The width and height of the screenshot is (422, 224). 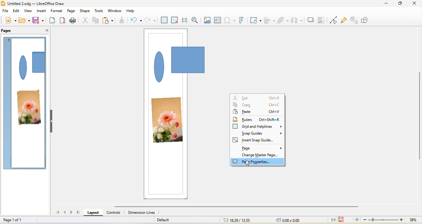 What do you see at coordinates (72, 213) in the screenshot?
I see `next page` at bounding box center [72, 213].